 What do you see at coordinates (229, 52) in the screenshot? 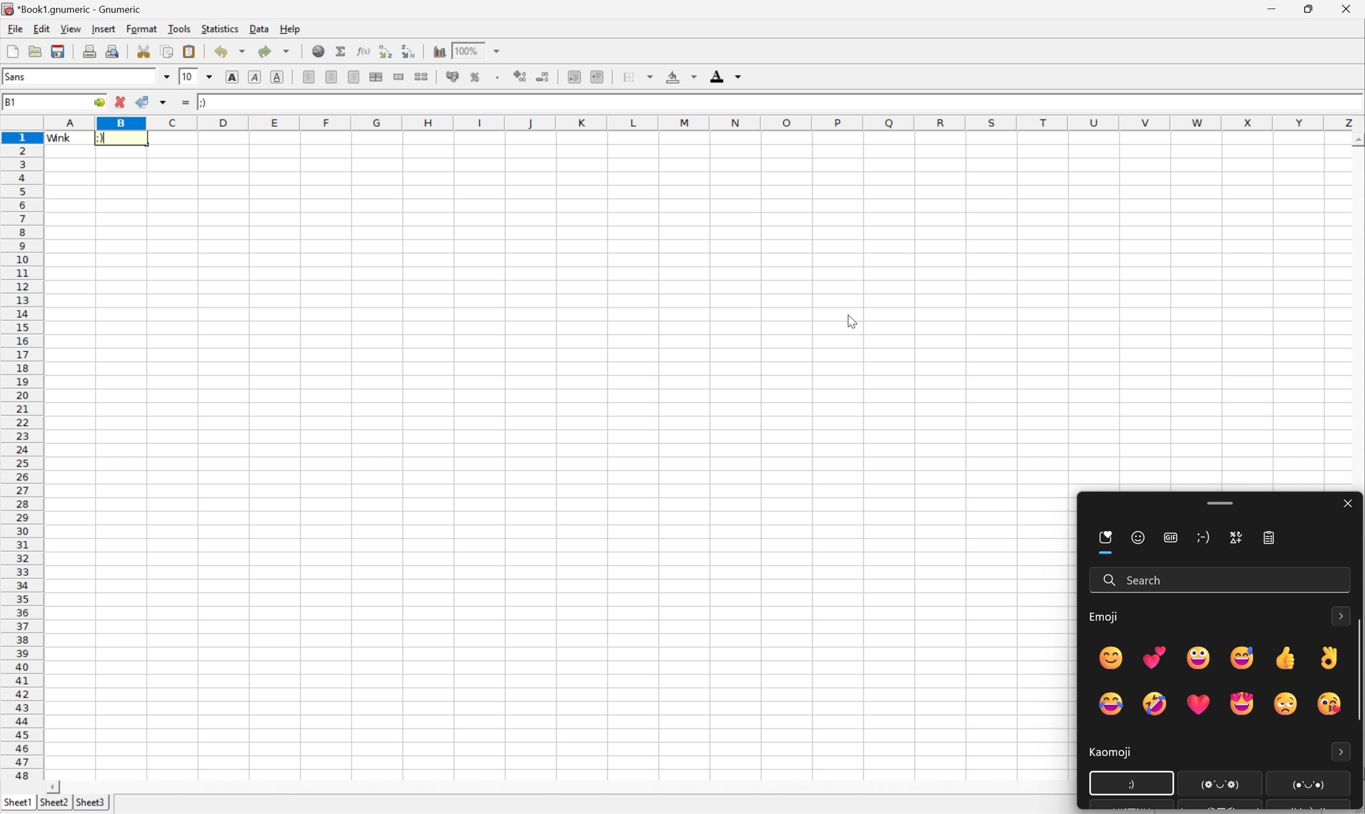
I see `undo` at bounding box center [229, 52].